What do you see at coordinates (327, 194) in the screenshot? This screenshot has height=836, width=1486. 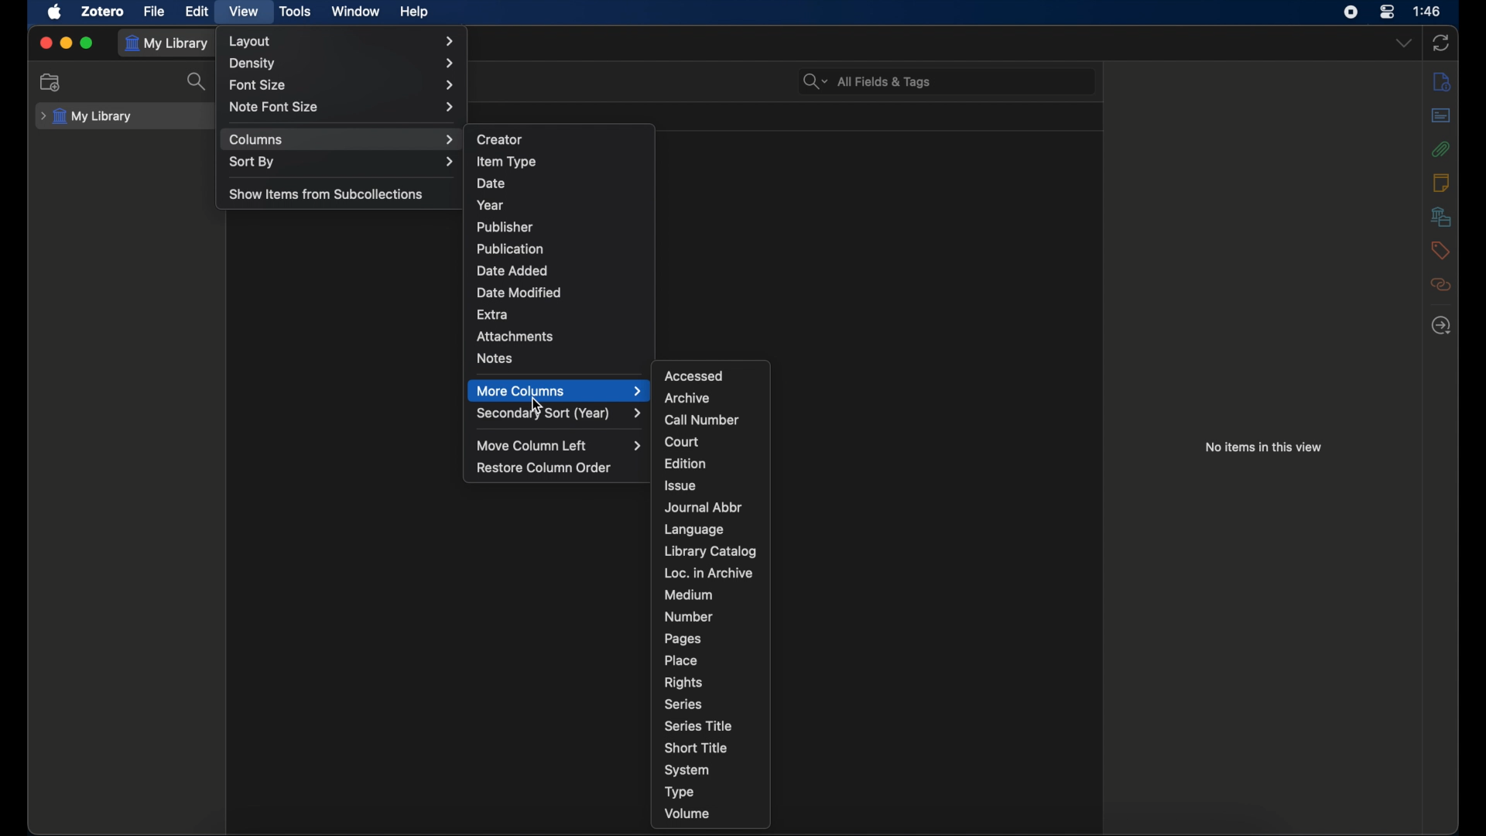 I see `show items from subcollections` at bounding box center [327, 194].